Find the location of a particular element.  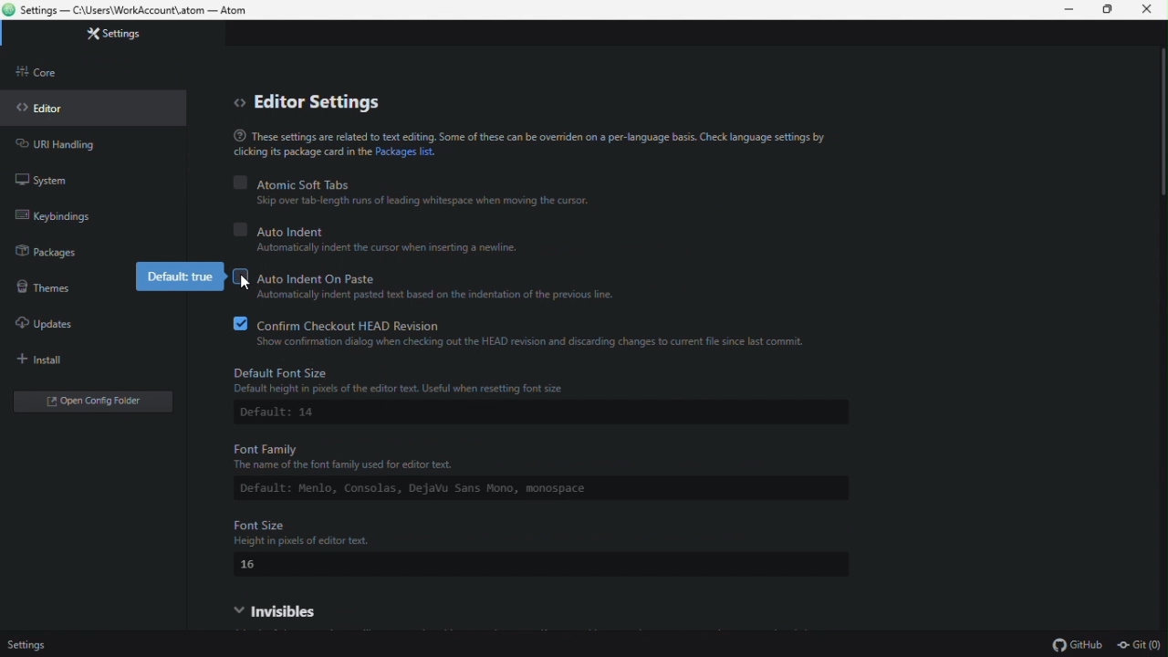

Invisible  is located at coordinates (300, 610).